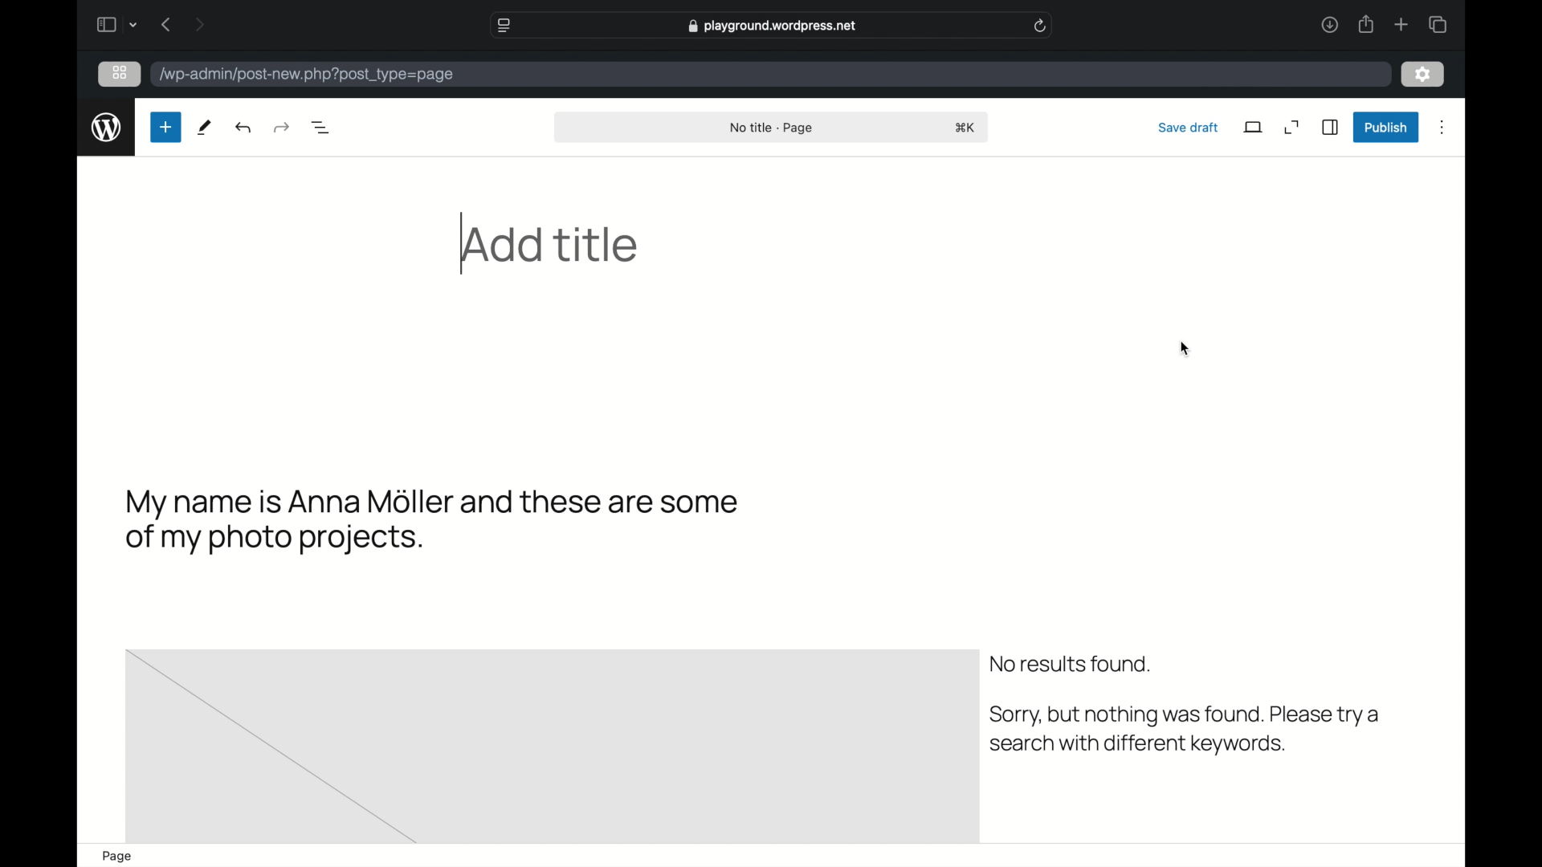  What do you see at coordinates (507, 26) in the screenshot?
I see `website settings` at bounding box center [507, 26].